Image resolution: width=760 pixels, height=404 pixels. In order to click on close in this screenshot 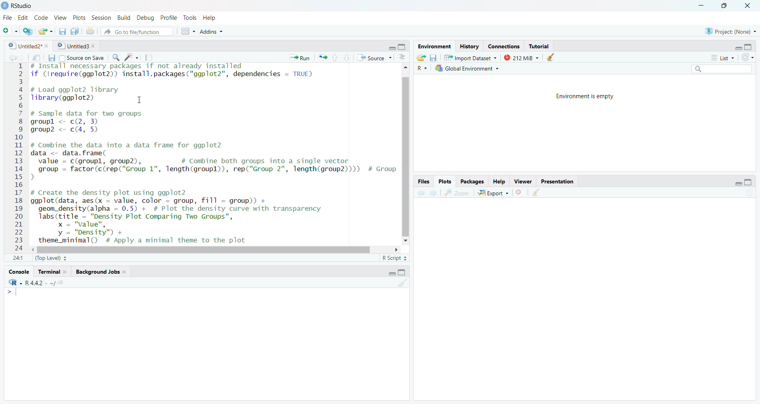, I will do `click(521, 192)`.